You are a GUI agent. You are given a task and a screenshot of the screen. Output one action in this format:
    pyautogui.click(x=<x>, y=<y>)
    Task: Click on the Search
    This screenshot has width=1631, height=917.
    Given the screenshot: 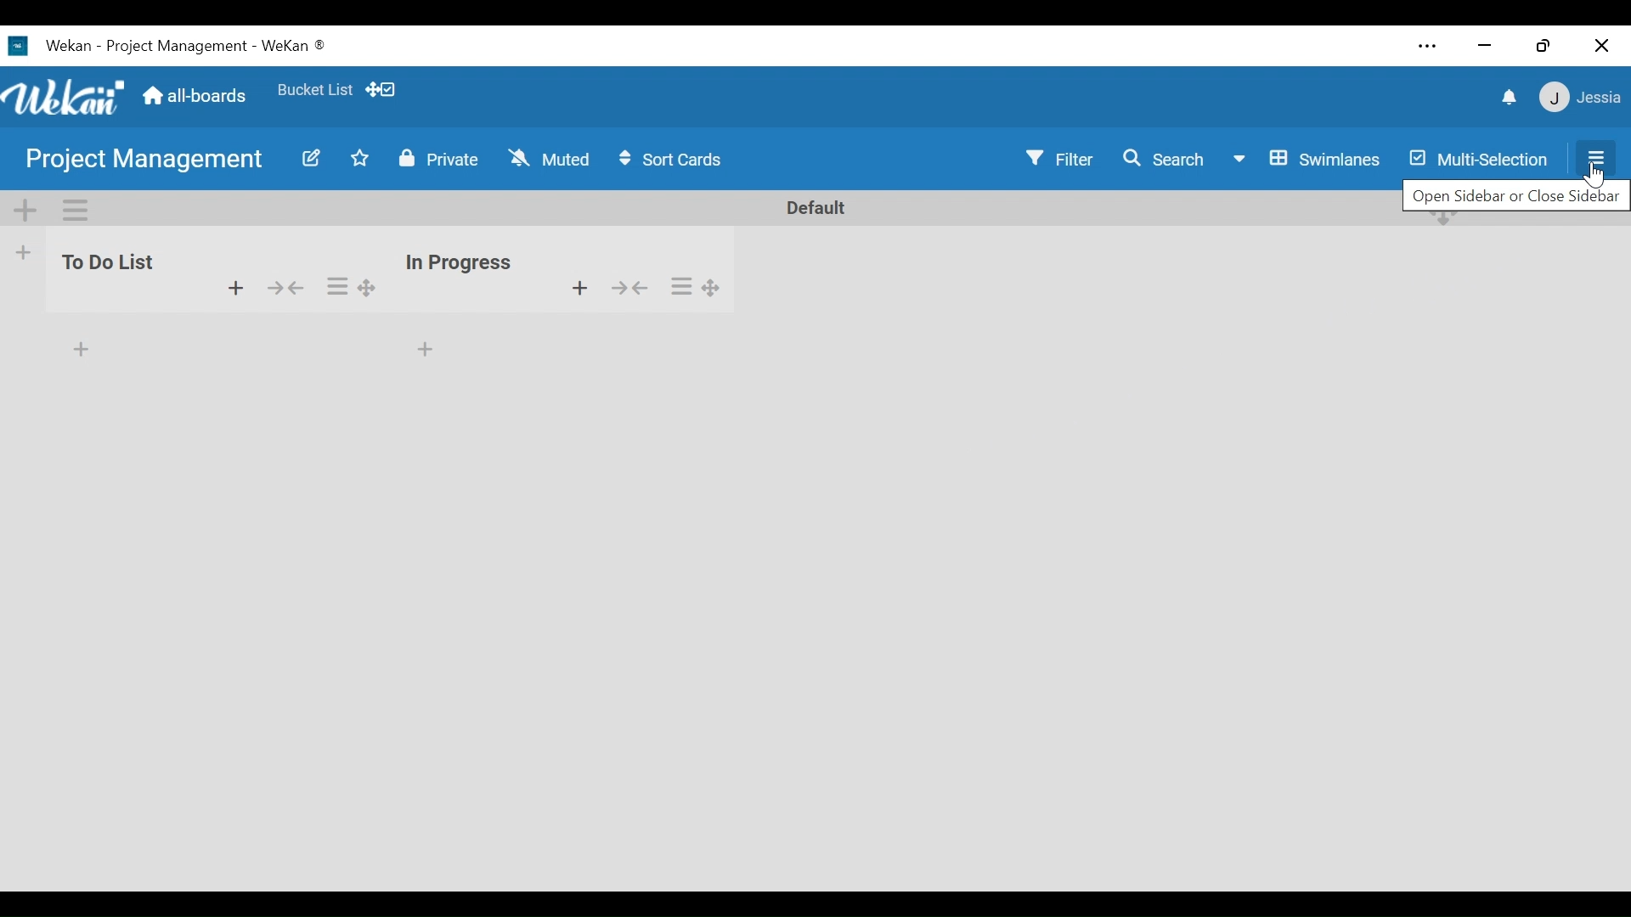 What is the action you would take?
    pyautogui.click(x=1170, y=159)
    